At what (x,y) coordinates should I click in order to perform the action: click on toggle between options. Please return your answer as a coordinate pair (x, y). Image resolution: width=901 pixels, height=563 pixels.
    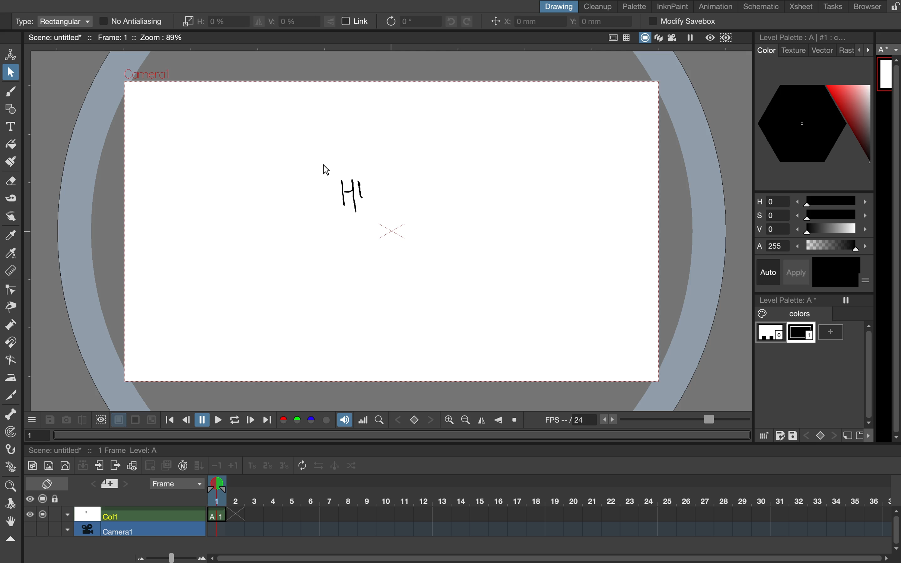
    Looking at the image, I should click on (67, 523).